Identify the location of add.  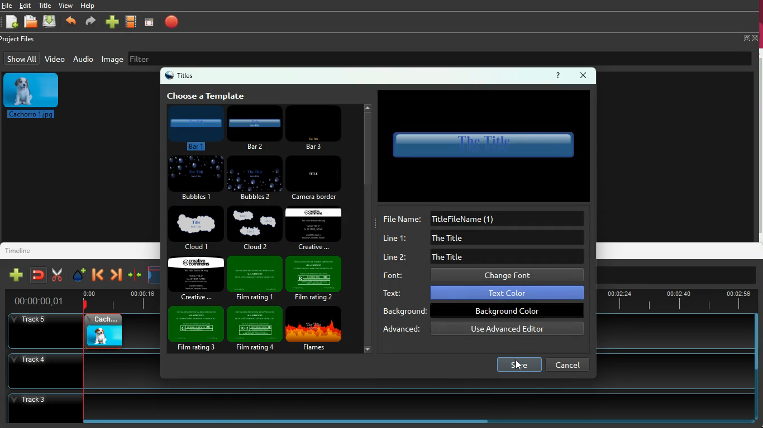
(14, 275).